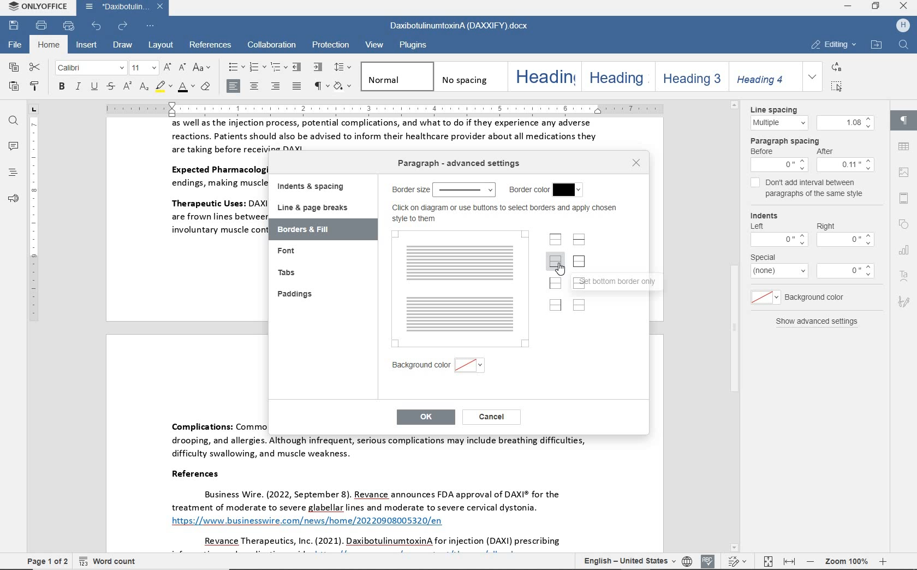 This screenshot has width=917, height=570. Describe the element at coordinates (36, 87) in the screenshot. I see `copy style` at that location.